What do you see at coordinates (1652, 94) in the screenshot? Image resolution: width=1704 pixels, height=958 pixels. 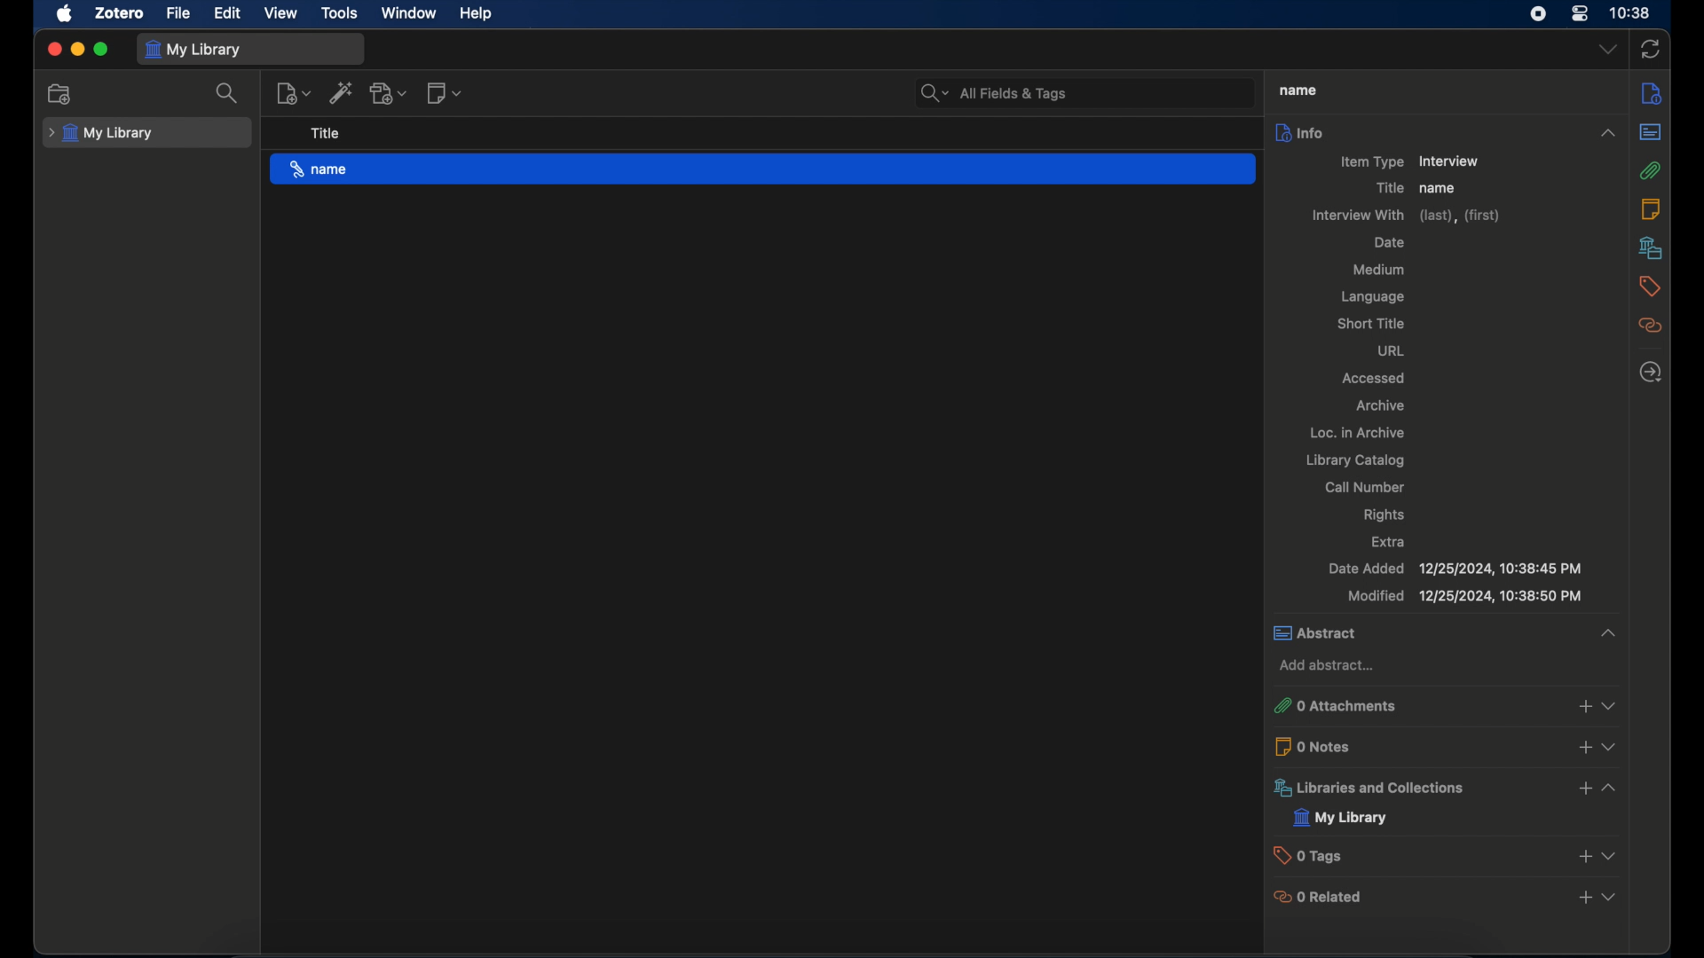 I see `info` at bounding box center [1652, 94].